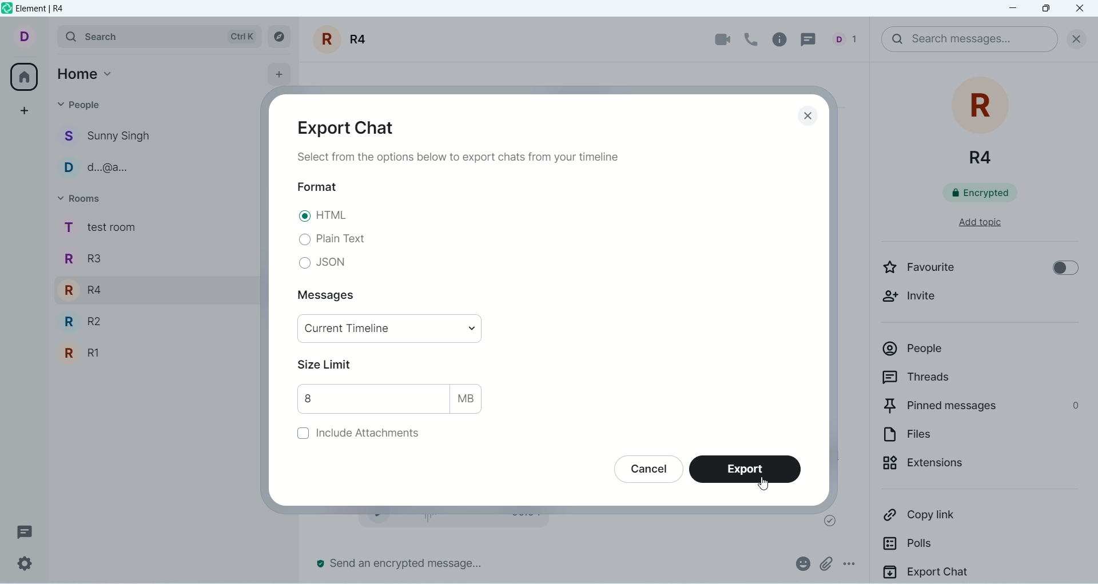  What do you see at coordinates (945, 545) in the screenshot?
I see `polls` at bounding box center [945, 545].